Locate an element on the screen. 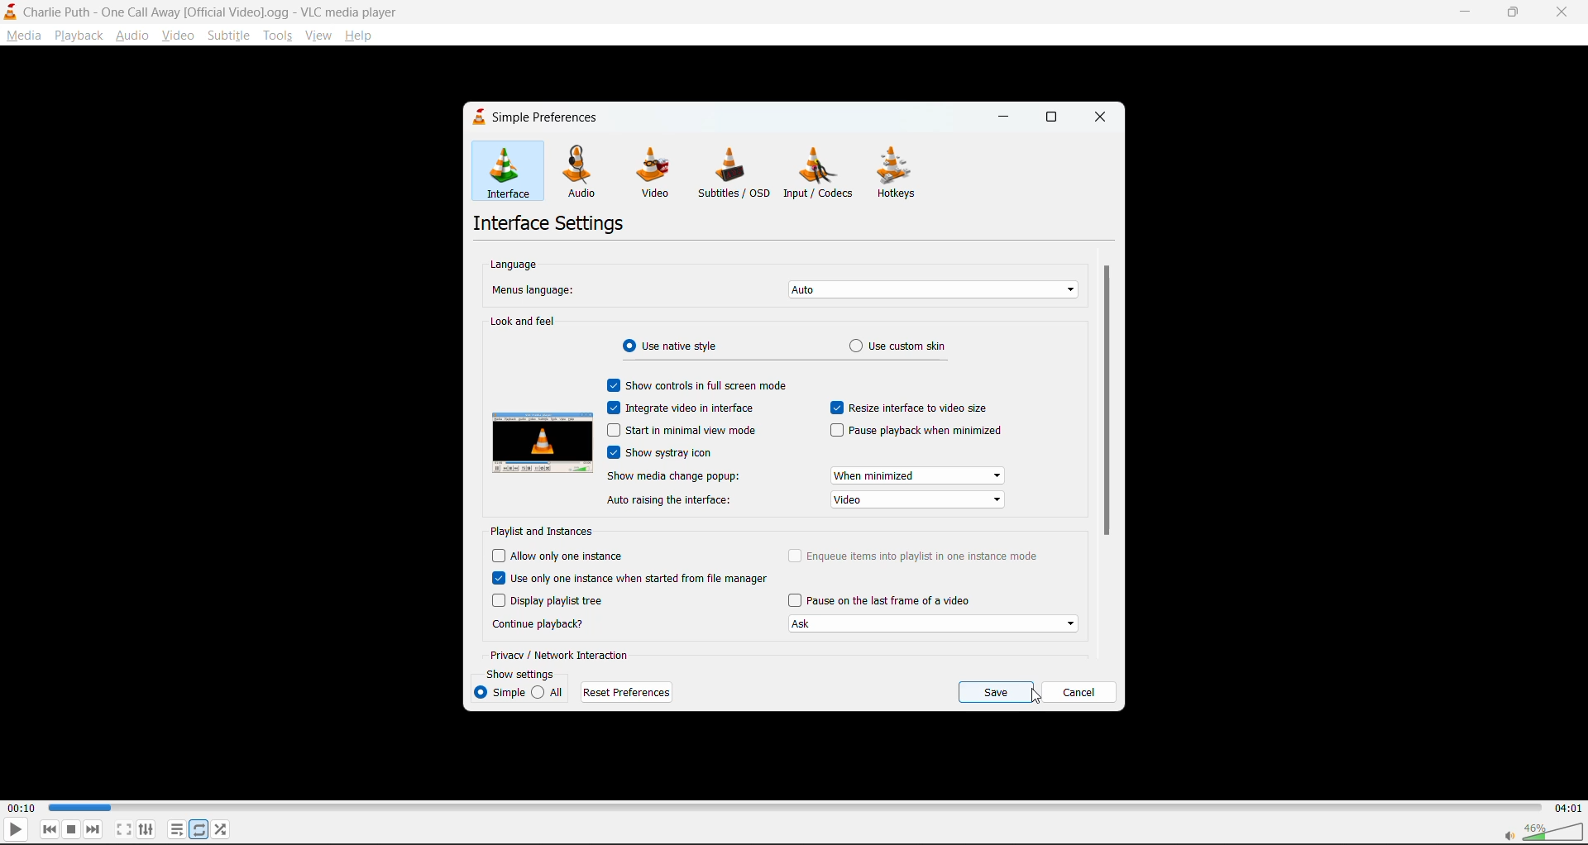  simple  is located at coordinates (500, 691).